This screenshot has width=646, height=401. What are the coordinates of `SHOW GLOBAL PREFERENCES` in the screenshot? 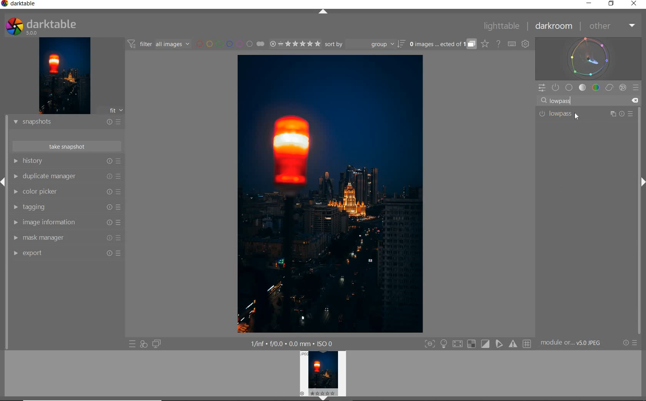 It's located at (526, 44).